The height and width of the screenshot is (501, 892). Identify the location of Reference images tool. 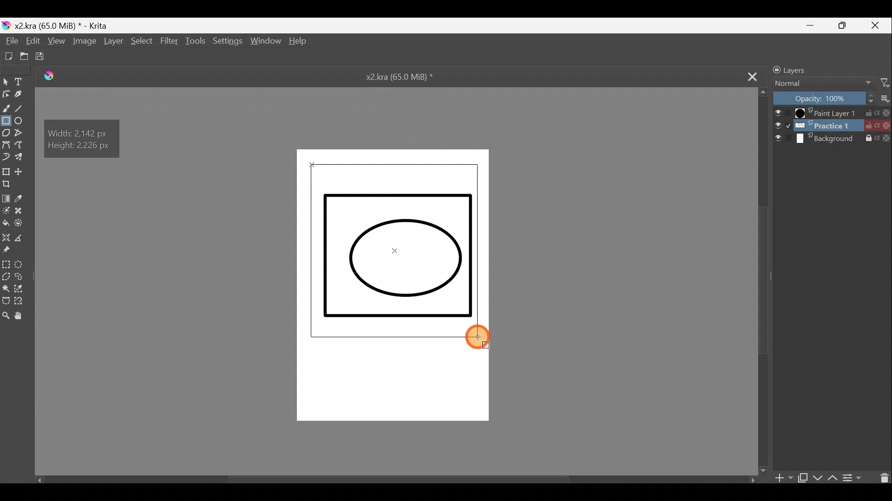
(11, 250).